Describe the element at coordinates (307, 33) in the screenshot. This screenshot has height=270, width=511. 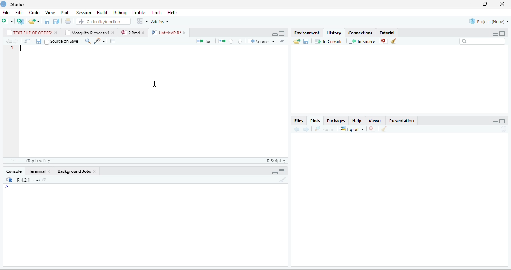
I see `Environment` at that location.